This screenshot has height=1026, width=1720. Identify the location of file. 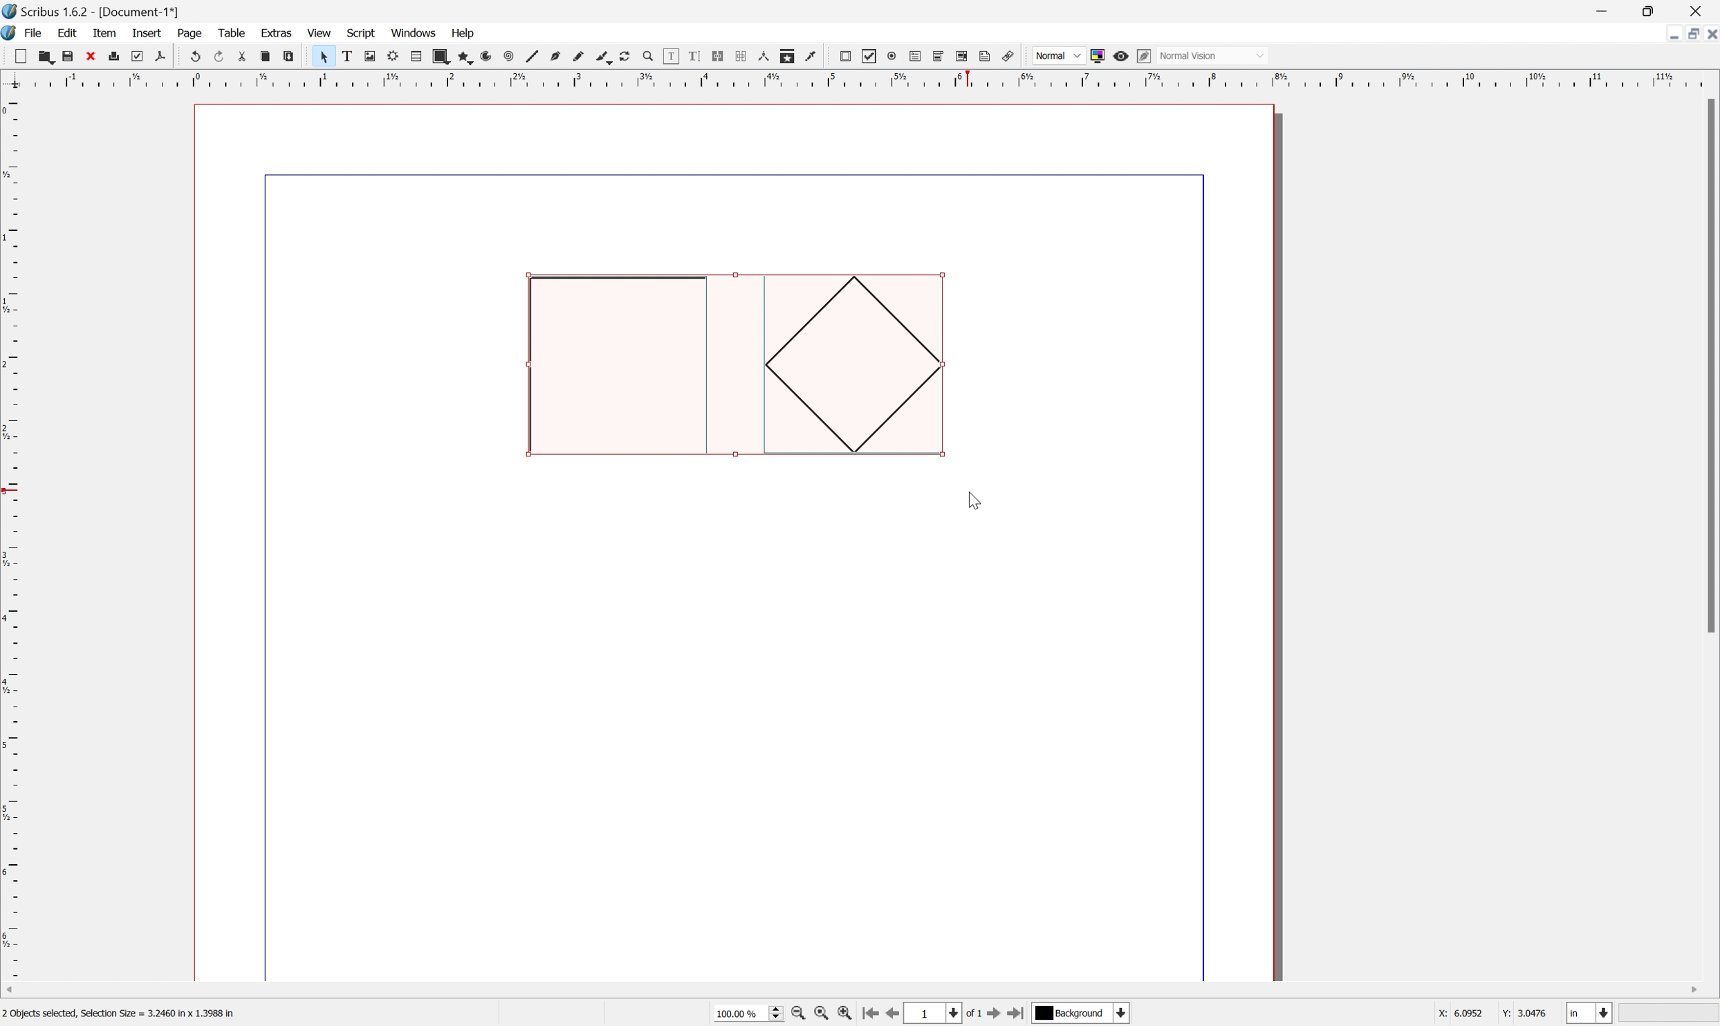
(35, 32).